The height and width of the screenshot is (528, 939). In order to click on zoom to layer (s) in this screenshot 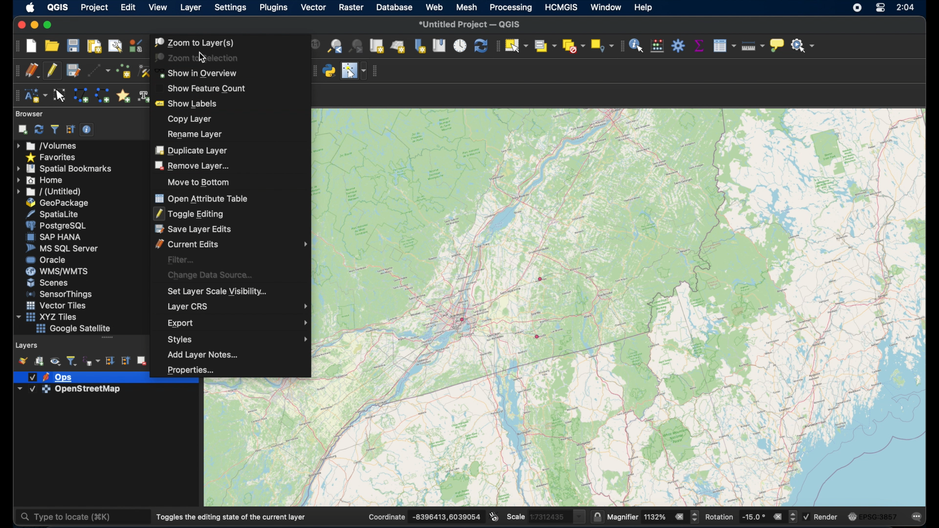, I will do `click(195, 42)`.